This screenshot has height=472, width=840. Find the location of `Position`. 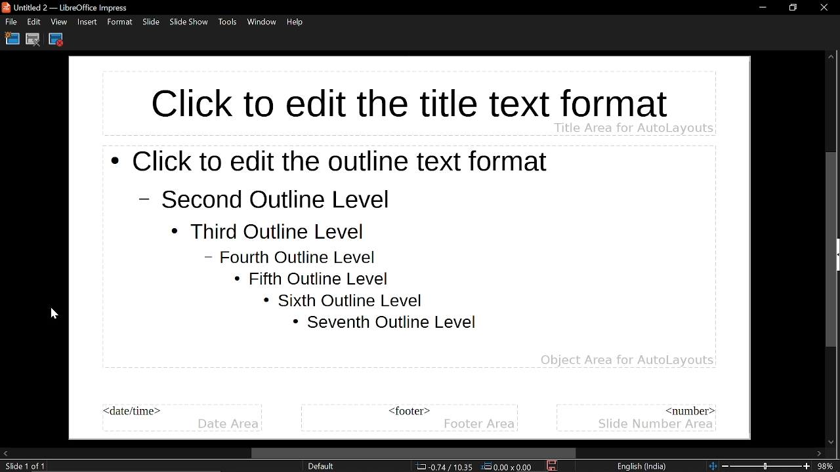

Position is located at coordinates (443, 467).